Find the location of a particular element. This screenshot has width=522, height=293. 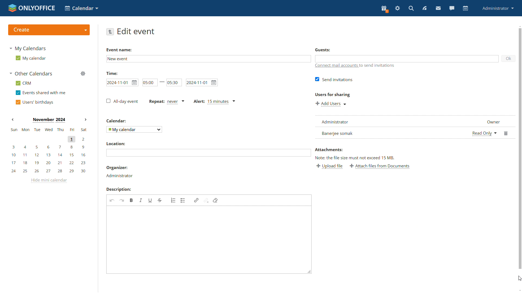

scrollbar is located at coordinates (520, 148).